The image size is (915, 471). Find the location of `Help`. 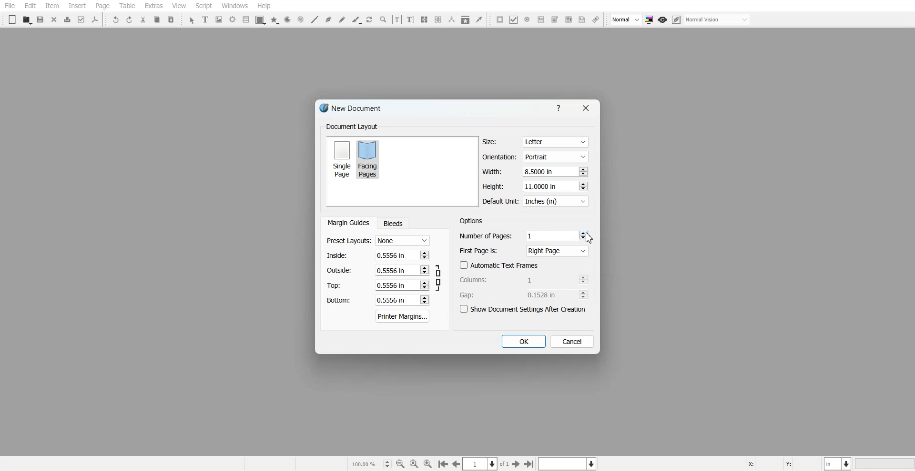

Help is located at coordinates (264, 6).